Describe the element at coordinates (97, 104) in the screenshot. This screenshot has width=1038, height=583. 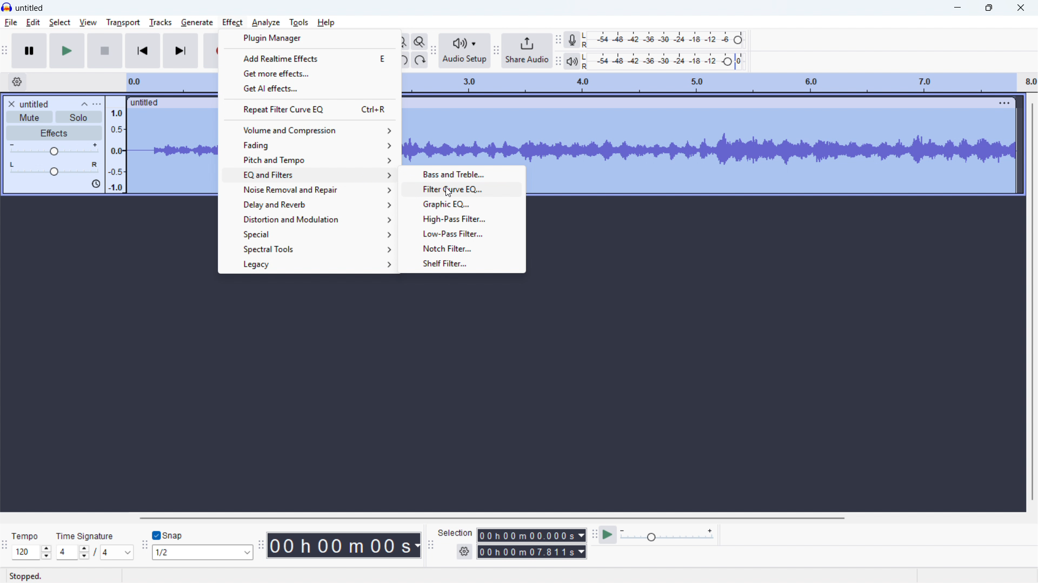
I see `track control panel menu` at that location.